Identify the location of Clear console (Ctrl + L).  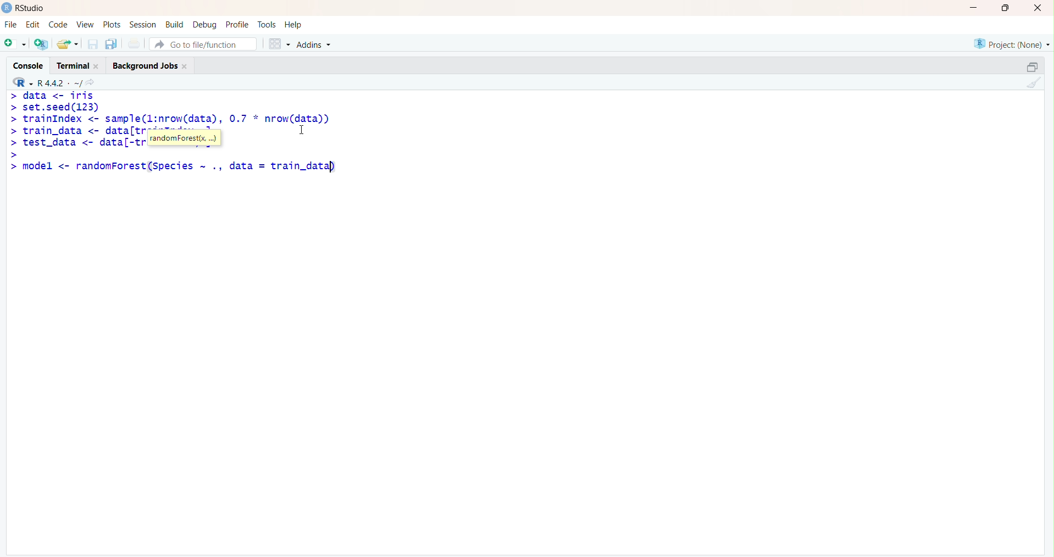
(1033, 83).